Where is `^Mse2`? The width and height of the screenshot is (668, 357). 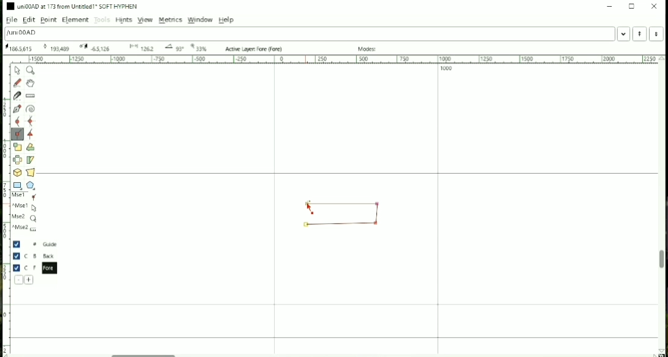
^Mse2 is located at coordinates (26, 229).